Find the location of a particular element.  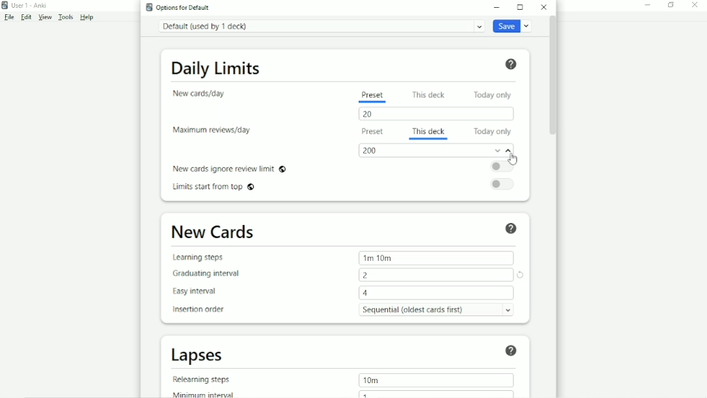

Sequential (oldest cards first) is located at coordinates (440, 309).